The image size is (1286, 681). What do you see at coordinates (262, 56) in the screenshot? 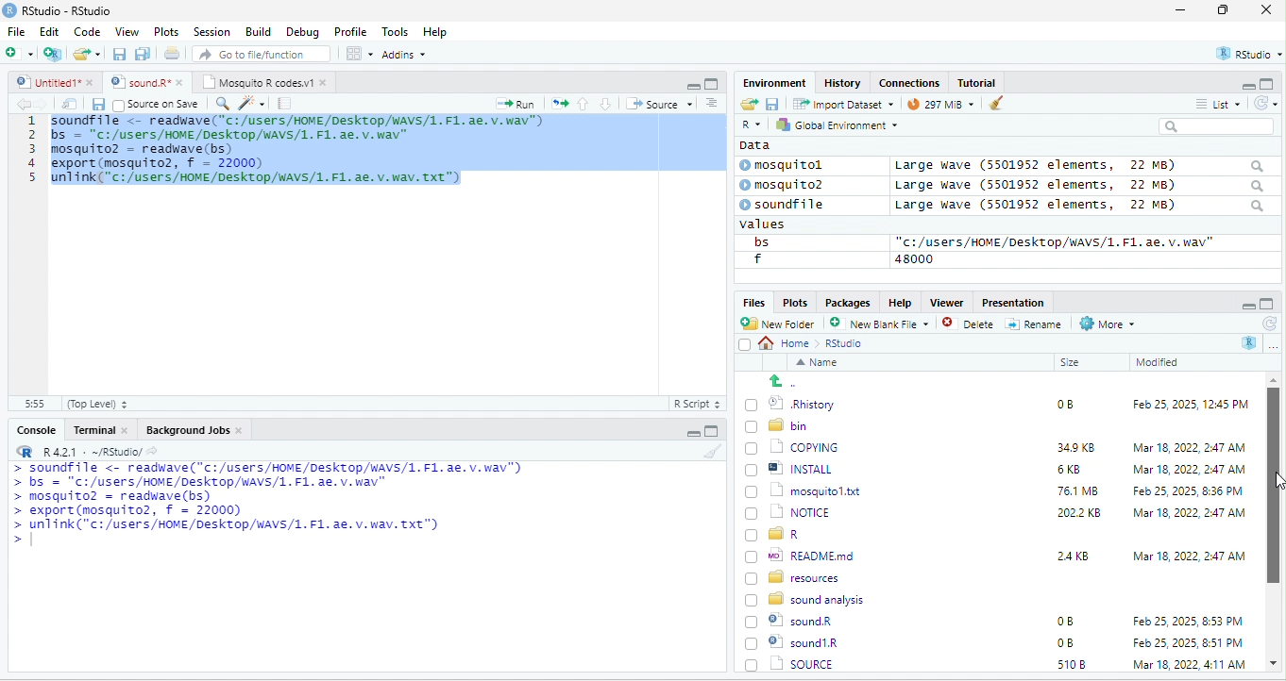
I see `” Go to file/function` at bounding box center [262, 56].